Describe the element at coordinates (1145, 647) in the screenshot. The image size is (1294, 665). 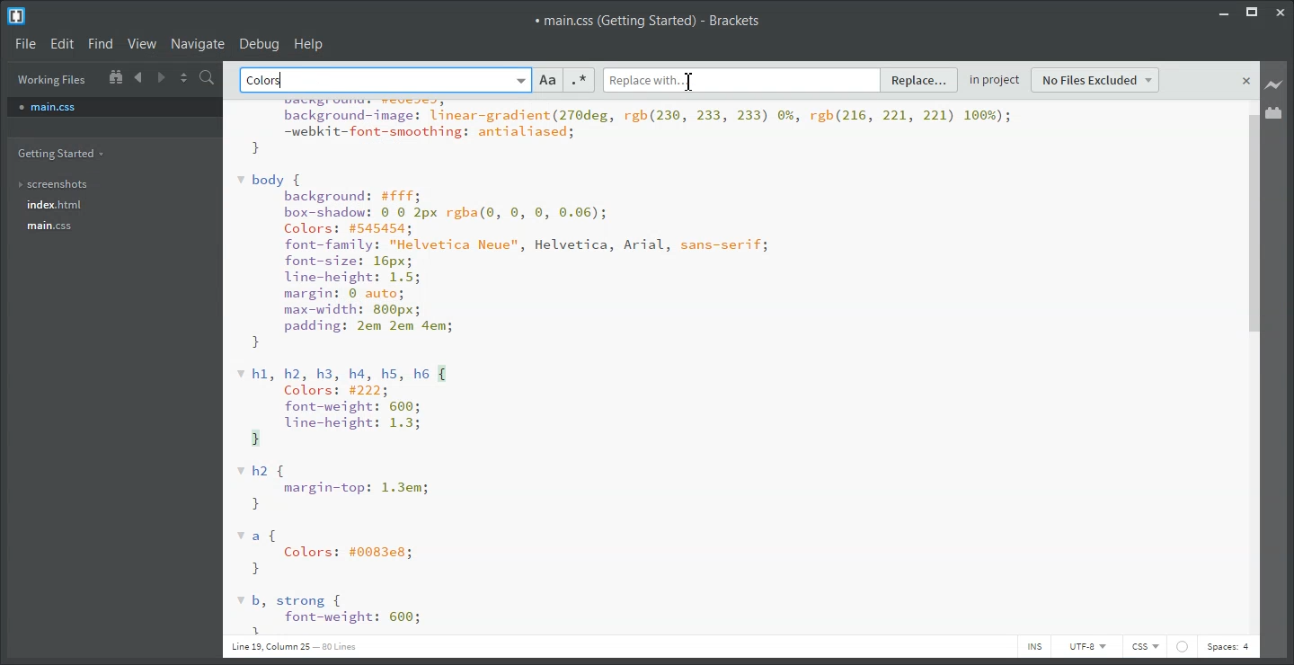
I see `CSS` at that location.